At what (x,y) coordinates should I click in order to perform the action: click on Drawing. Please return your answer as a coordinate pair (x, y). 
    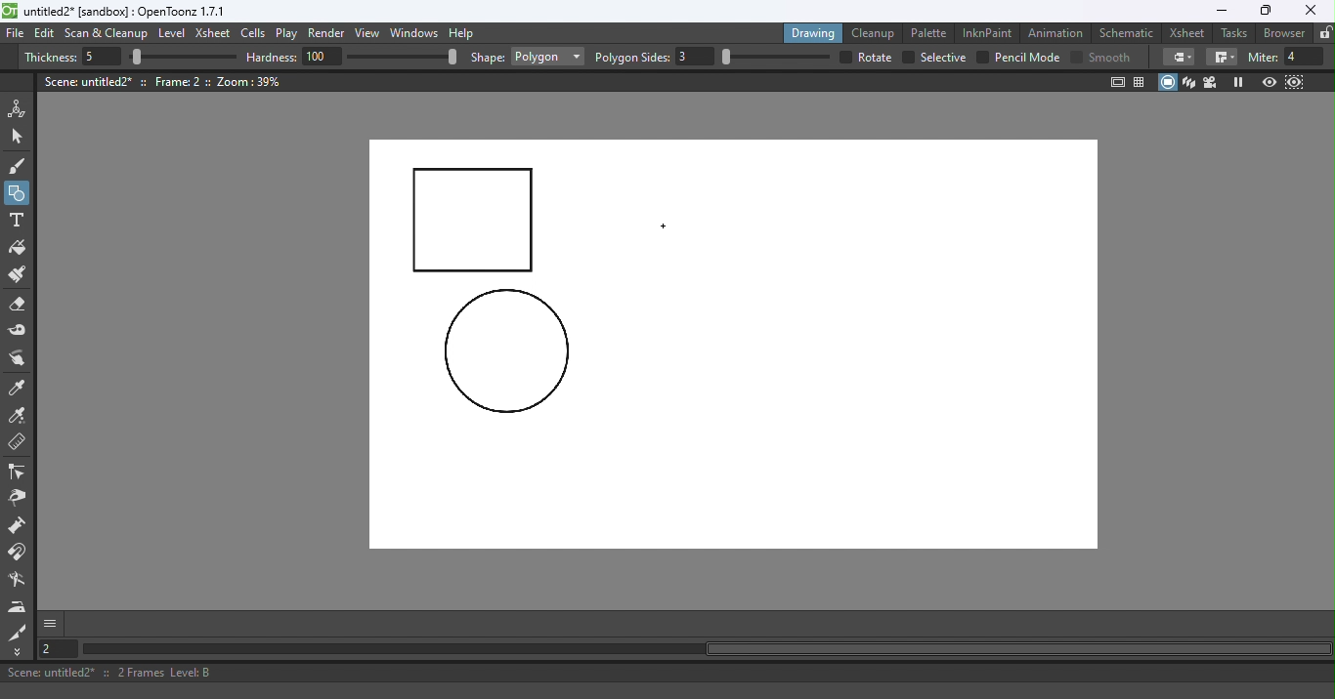
    Looking at the image, I should click on (815, 32).